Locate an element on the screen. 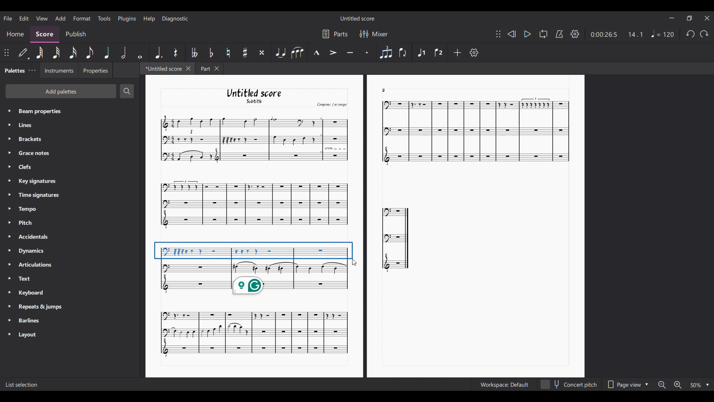 The image size is (714, 402). Voice 1 is located at coordinates (421, 52).